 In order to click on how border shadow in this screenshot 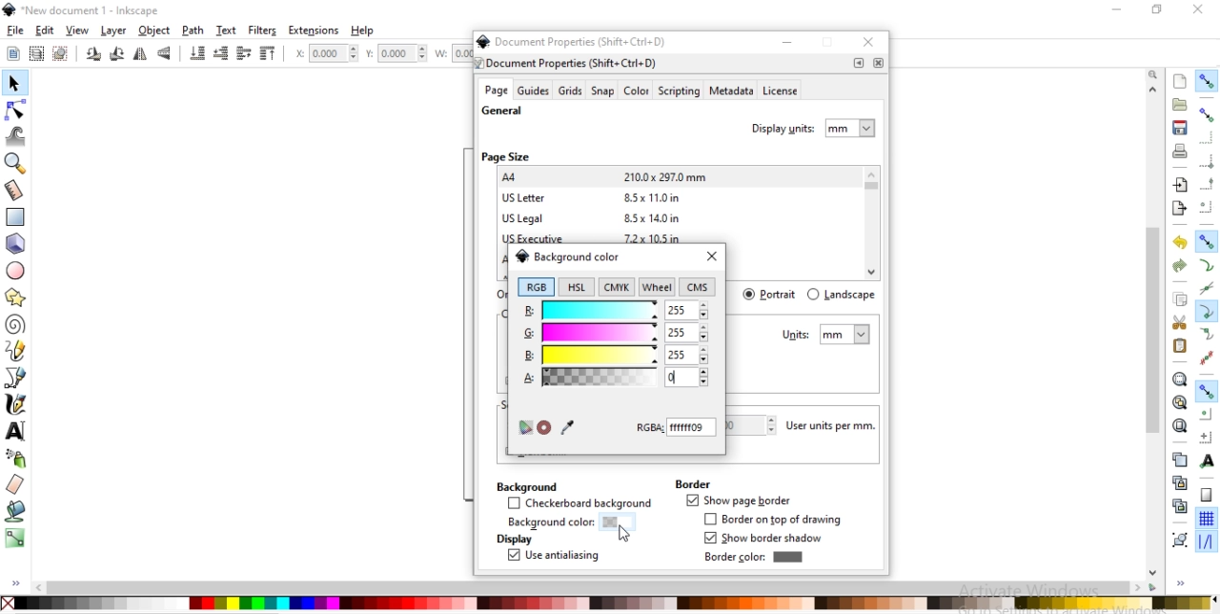, I will do `click(766, 539)`.